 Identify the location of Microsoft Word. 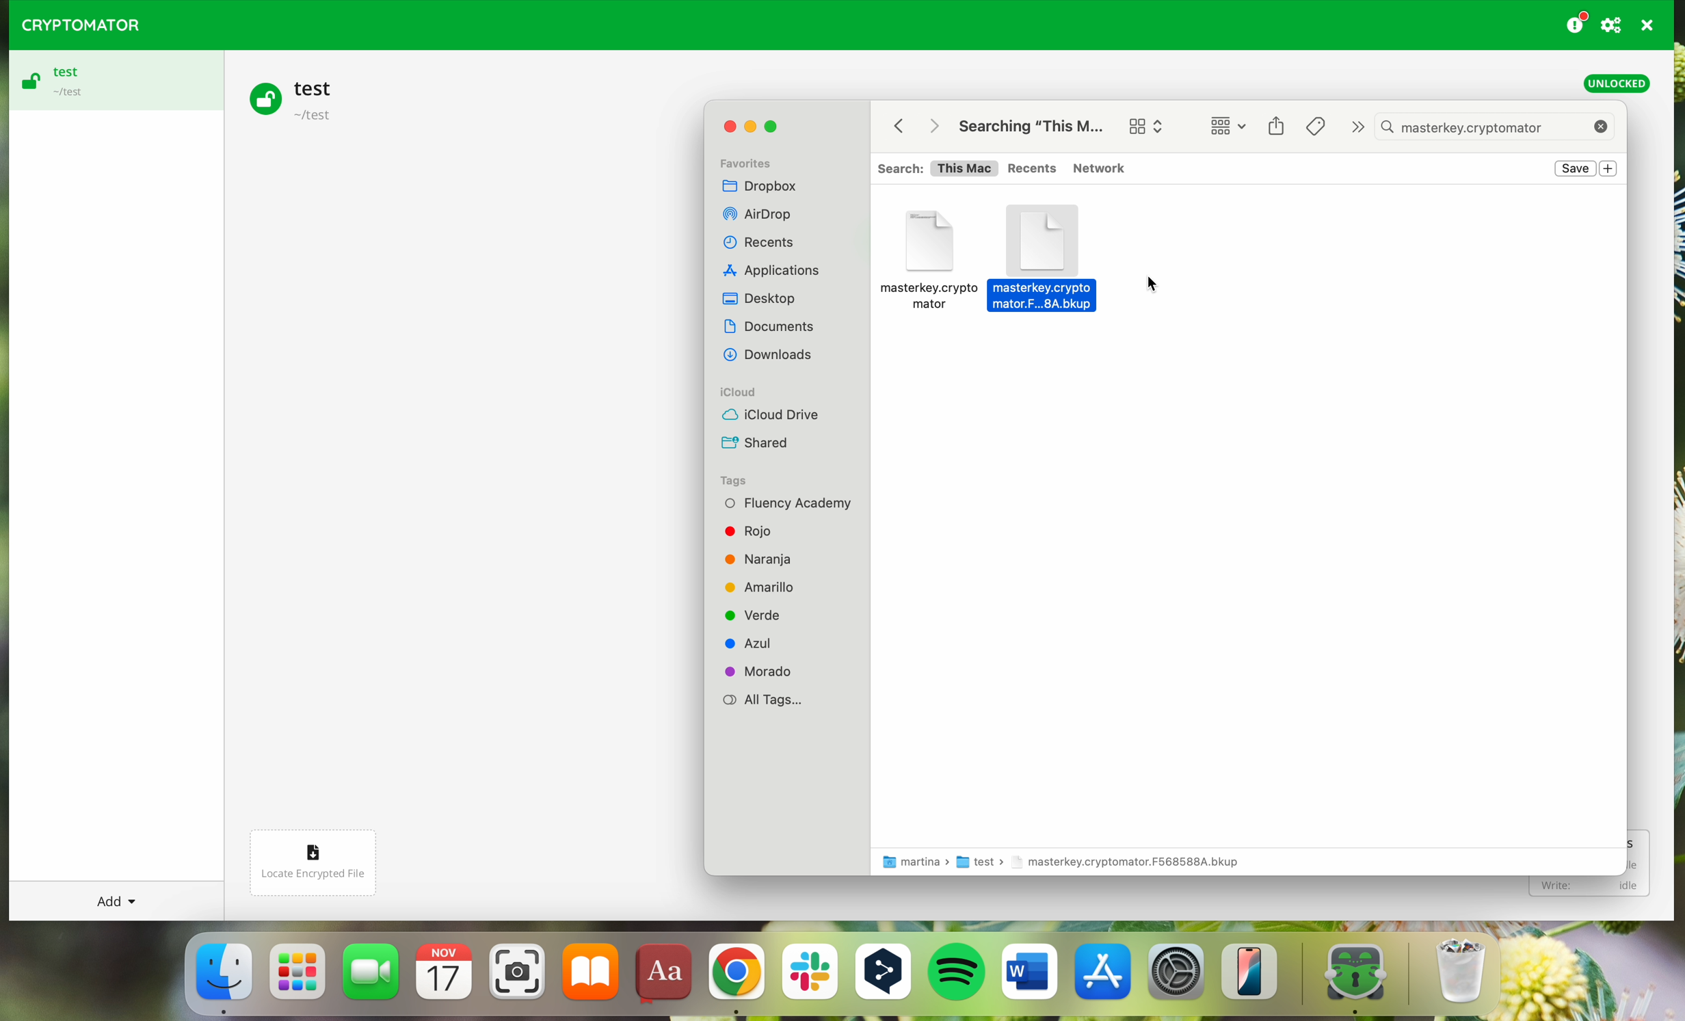
(1030, 977).